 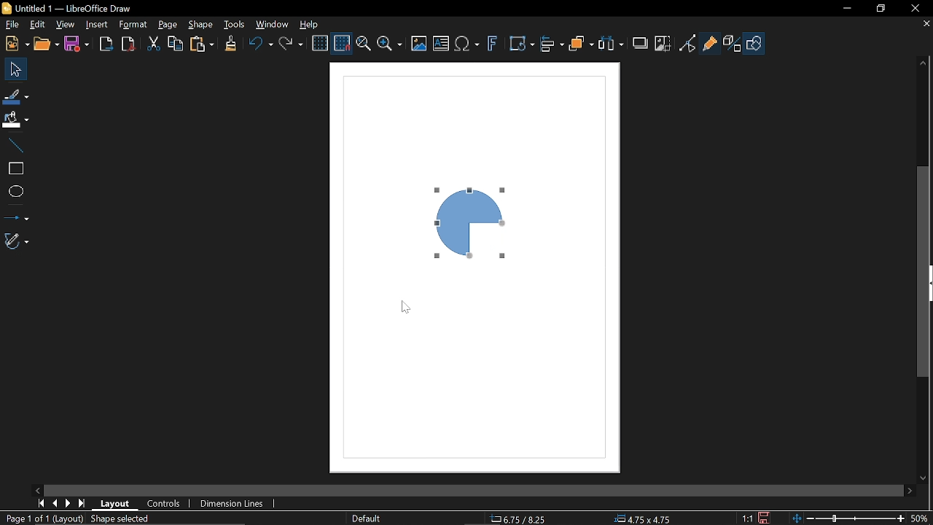 I want to click on Previous page, so click(x=55, y=503).